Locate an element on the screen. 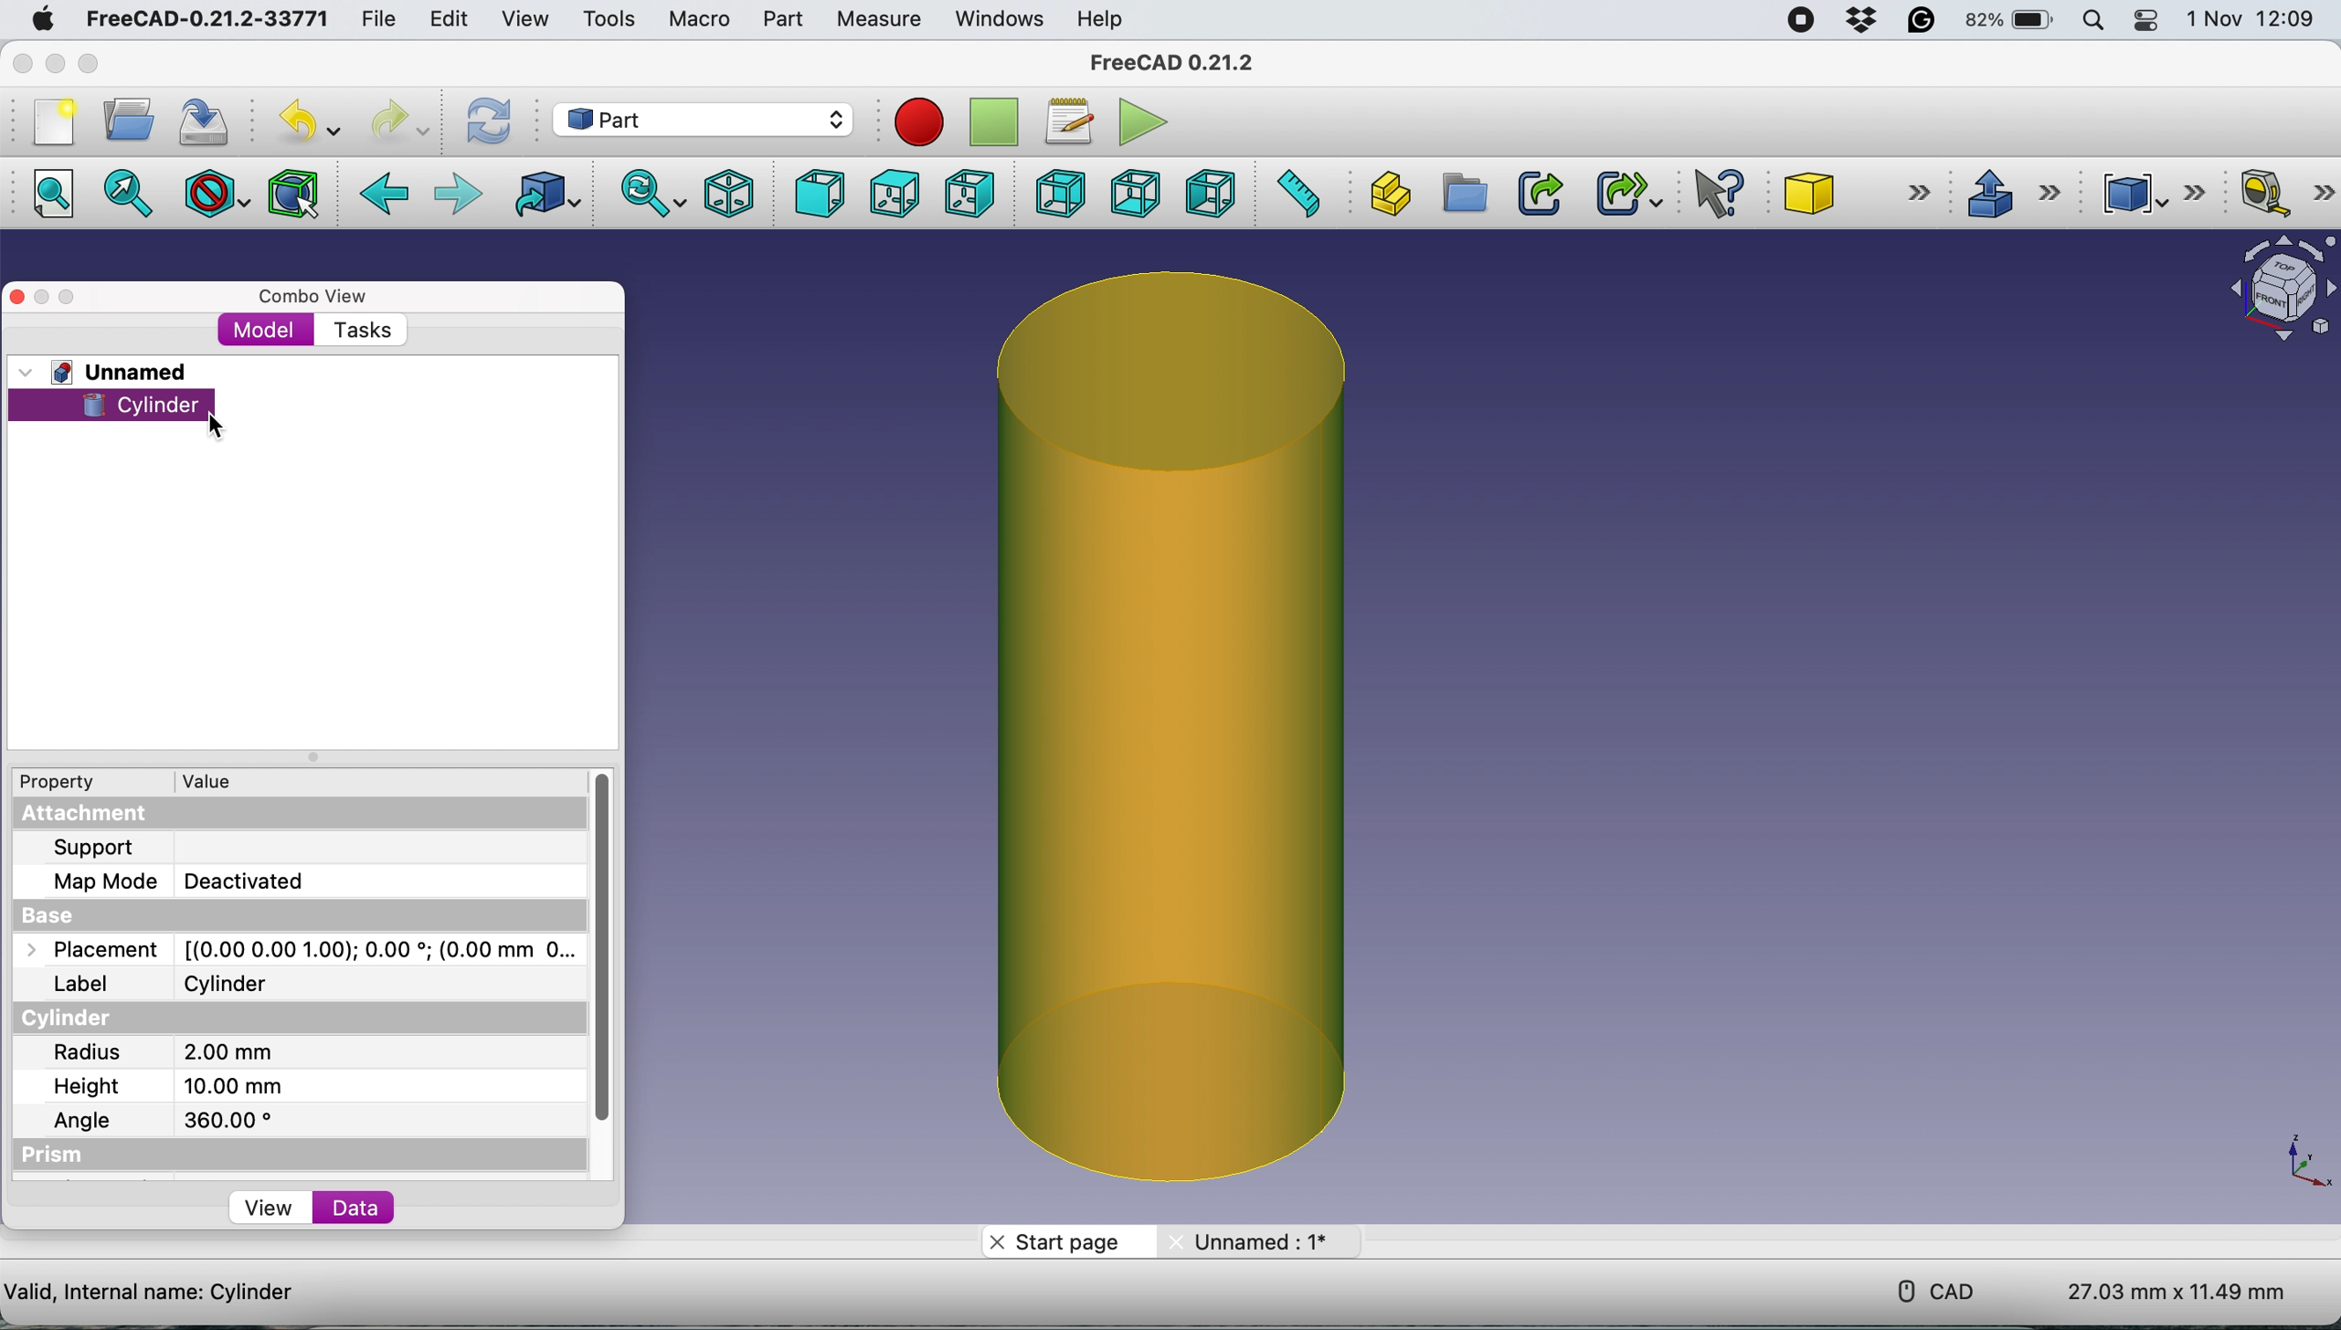  prism is located at coordinates (52, 1157).